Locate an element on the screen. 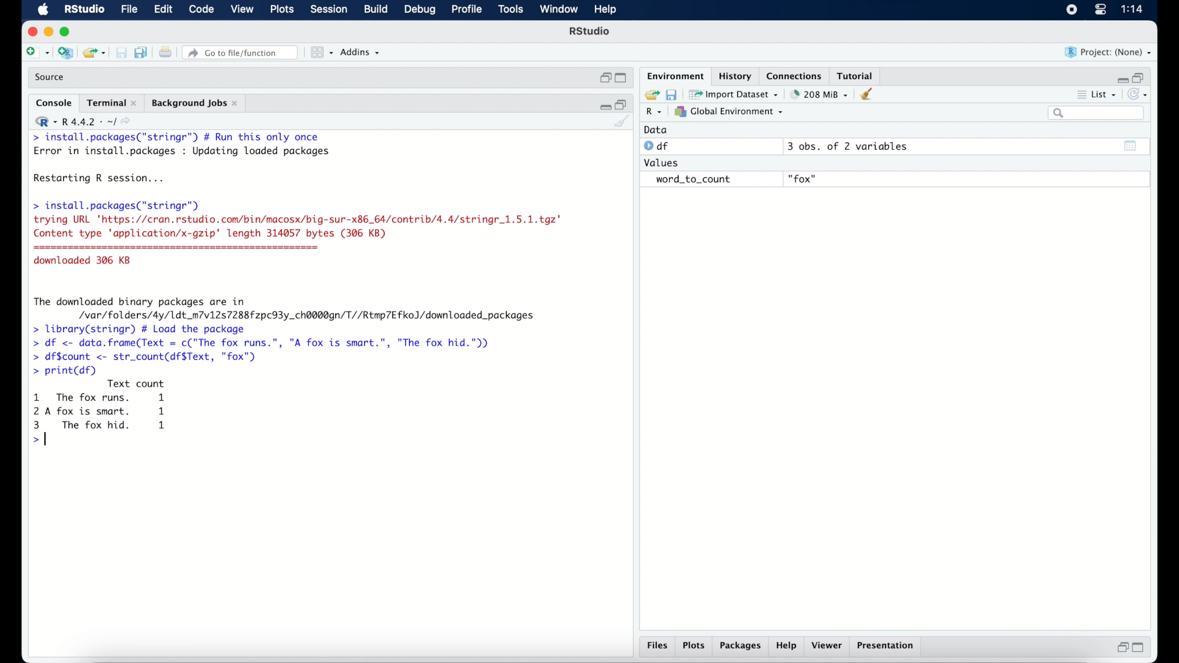 This screenshot has height=663, width=1179. build is located at coordinates (375, 9).